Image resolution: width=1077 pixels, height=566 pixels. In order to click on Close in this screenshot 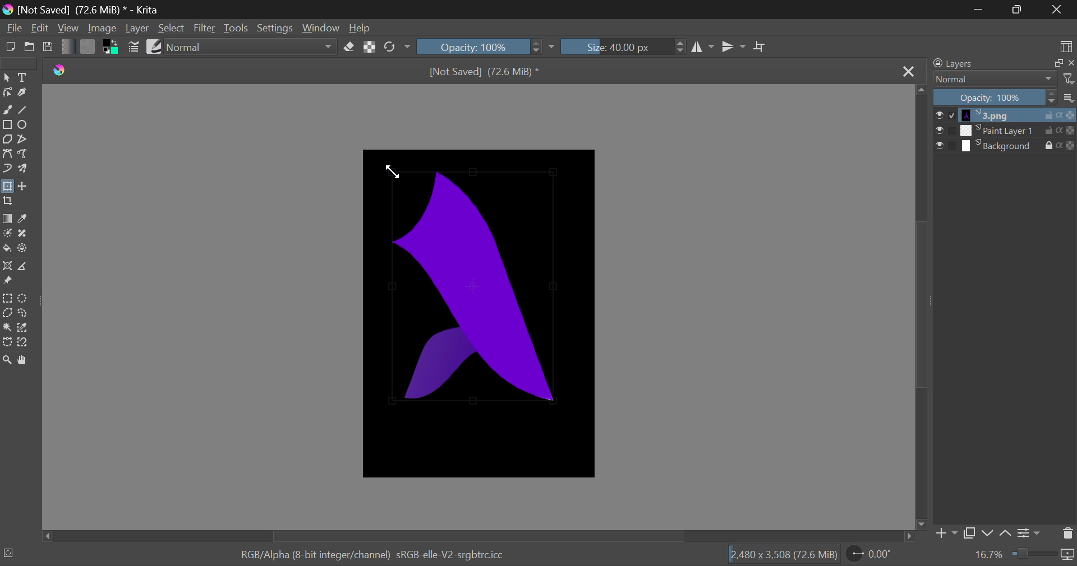, I will do `click(1057, 10)`.